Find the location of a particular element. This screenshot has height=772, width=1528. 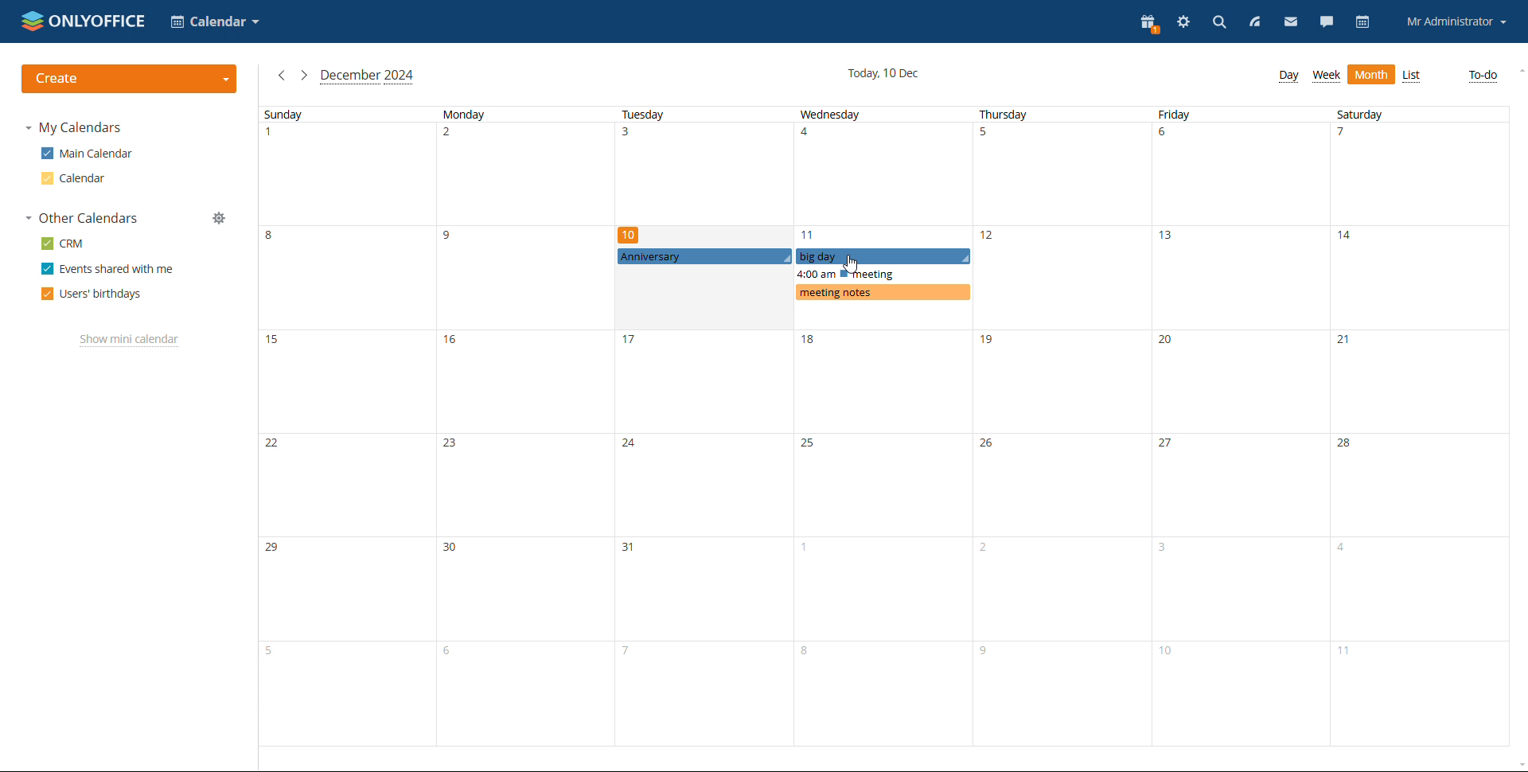

wednesda is located at coordinates (882, 427).